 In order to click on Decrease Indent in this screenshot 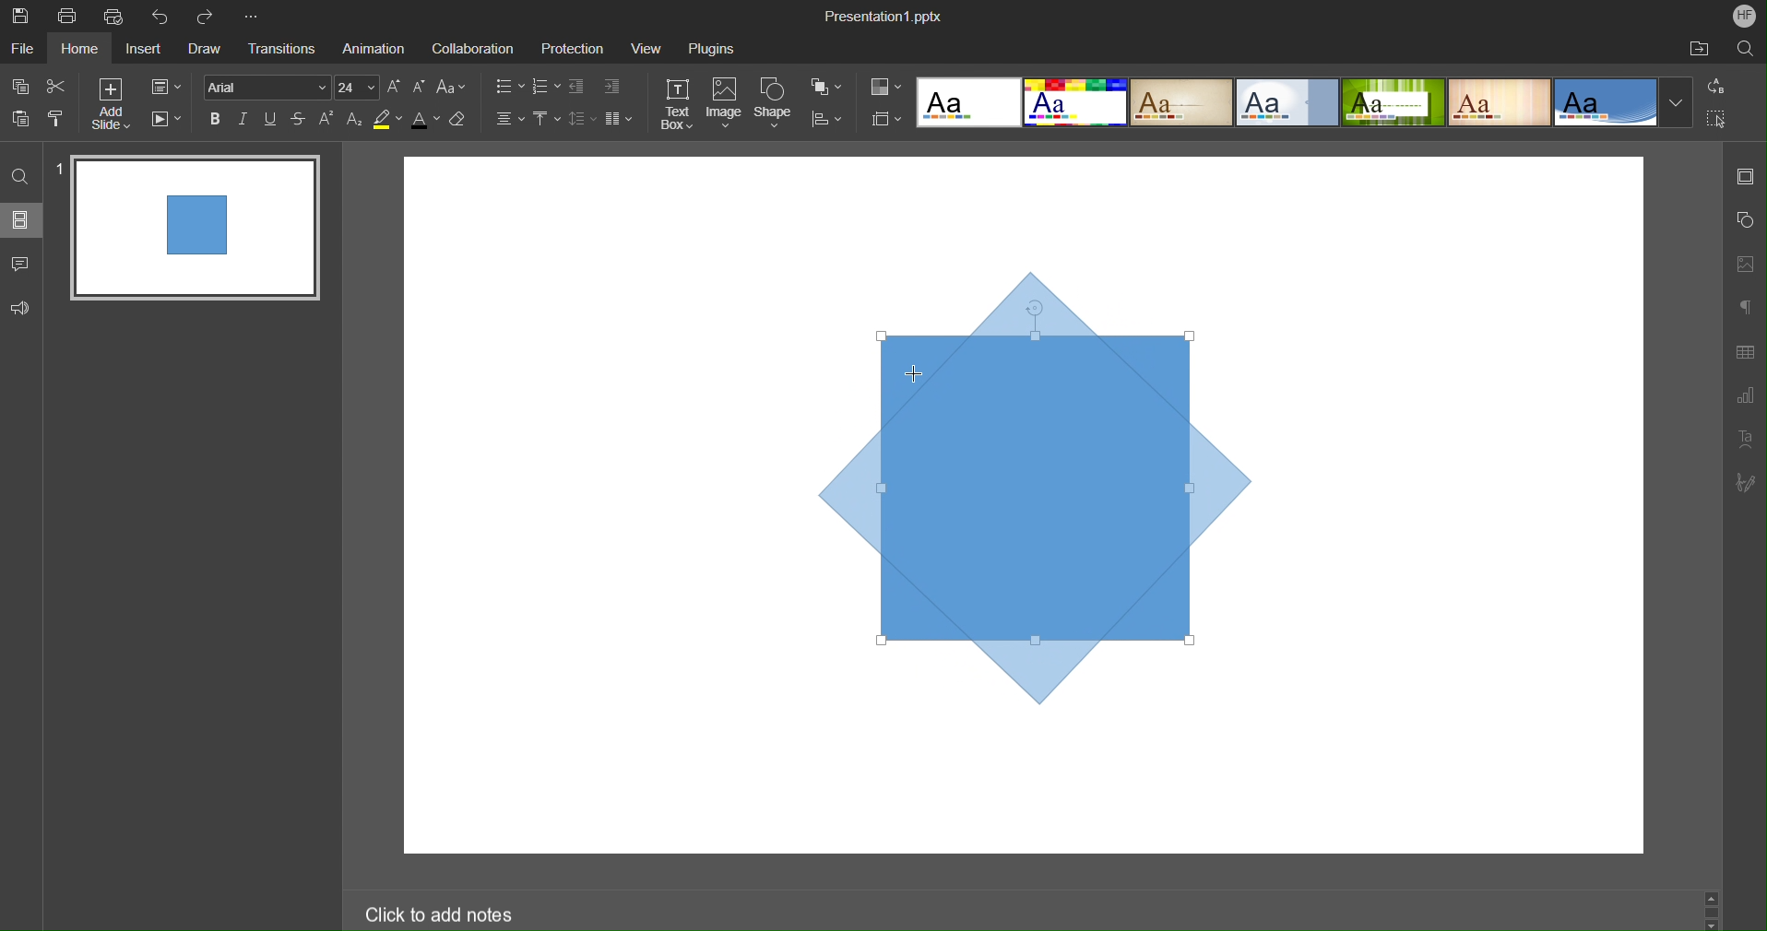, I will do `click(577, 87)`.